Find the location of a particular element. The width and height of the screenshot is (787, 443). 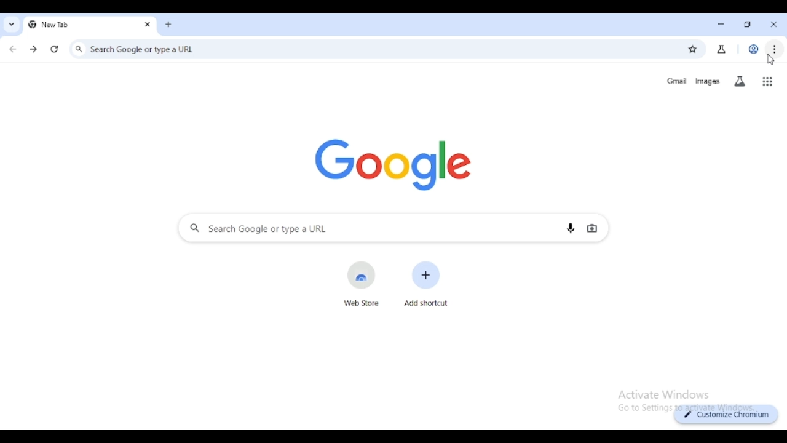

add tab is located at coordinates (168, 25).